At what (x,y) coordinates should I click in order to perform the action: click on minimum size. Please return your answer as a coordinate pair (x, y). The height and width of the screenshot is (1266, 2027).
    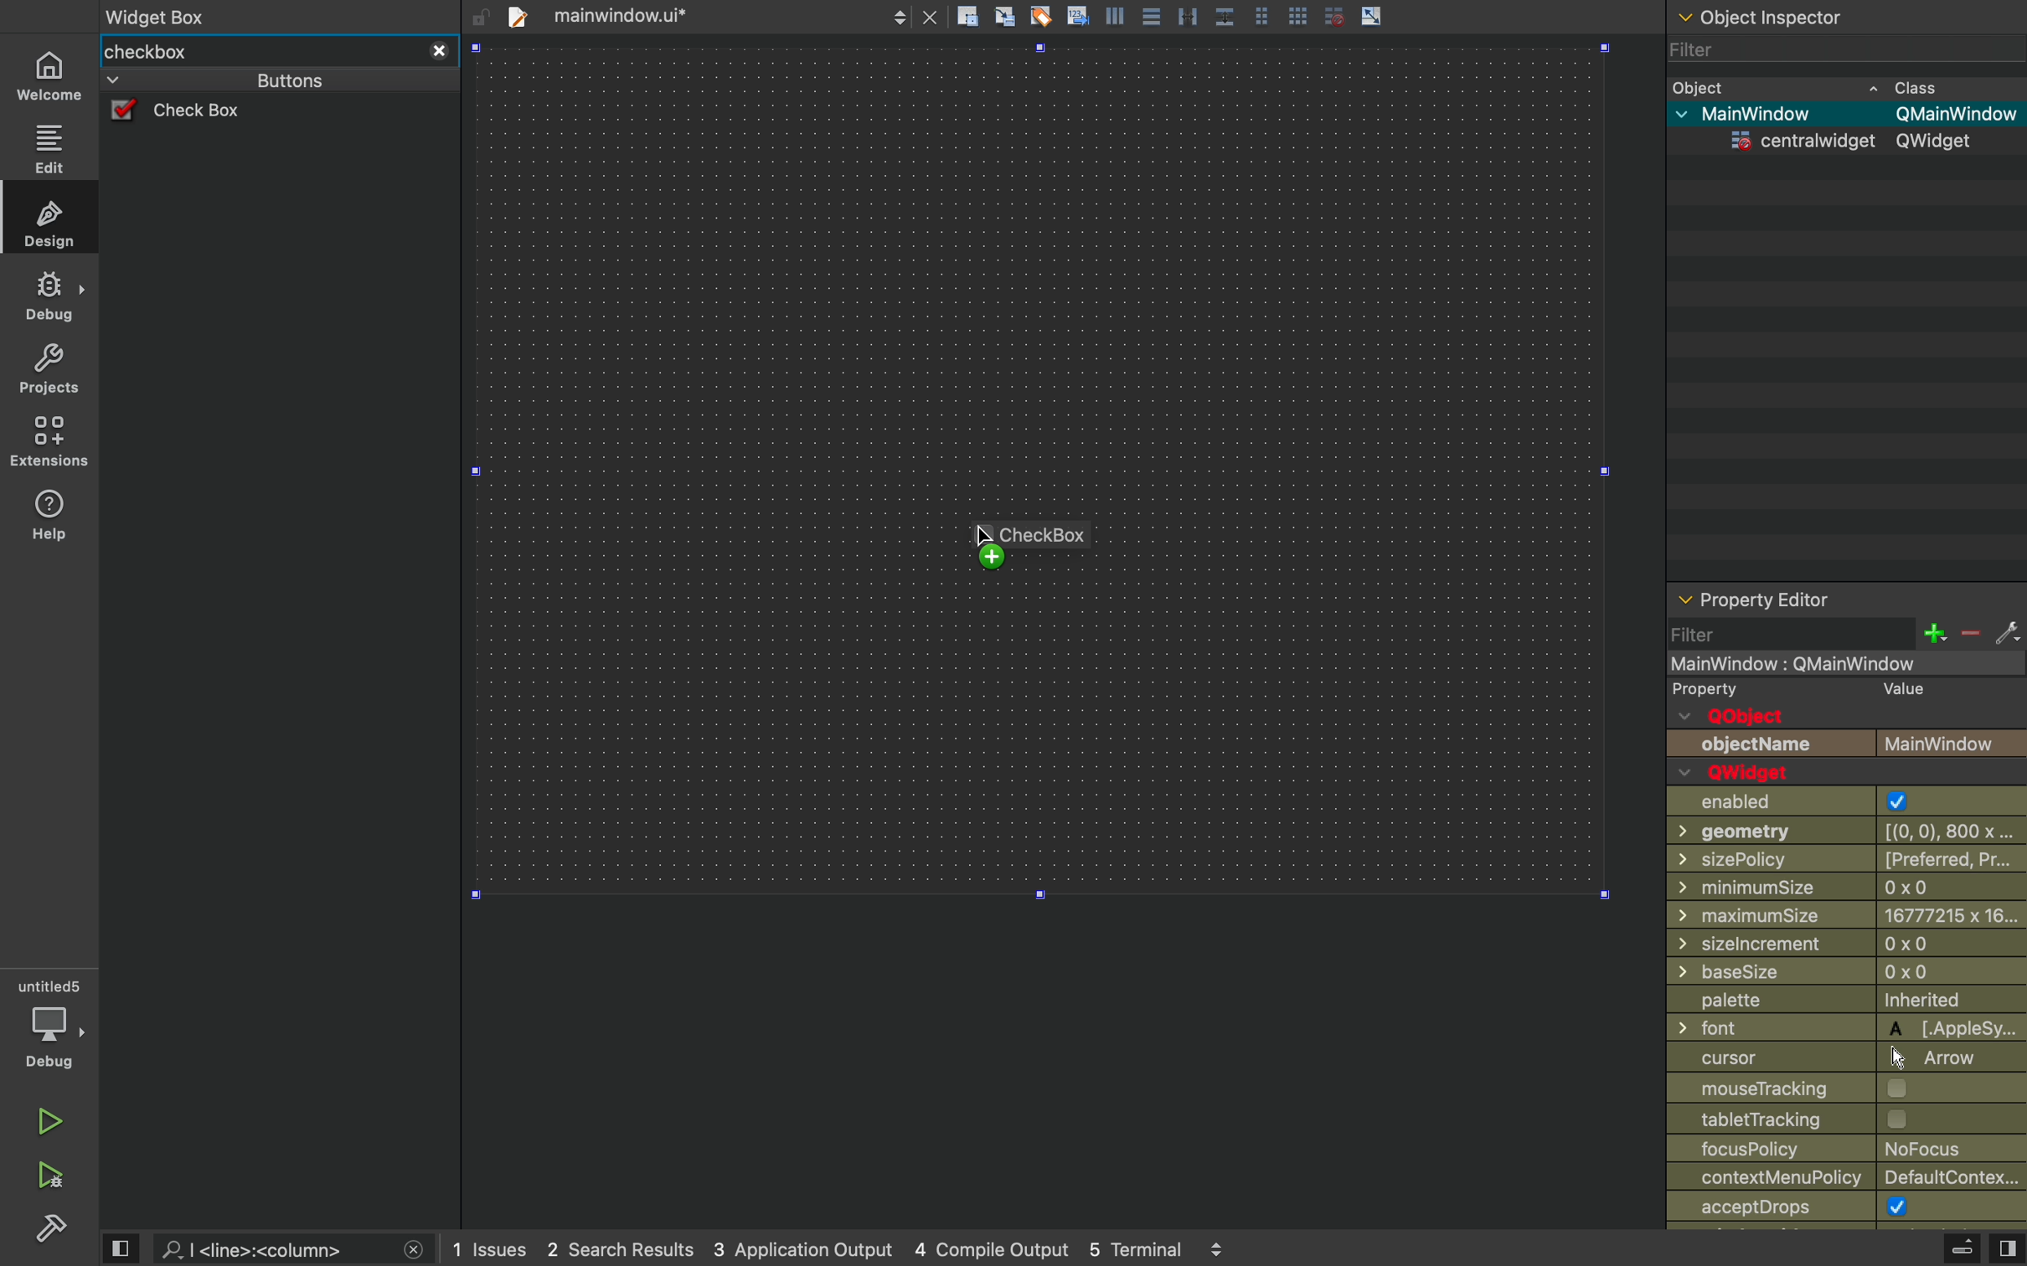
    Looking at the image, I should click on (1808, 888).